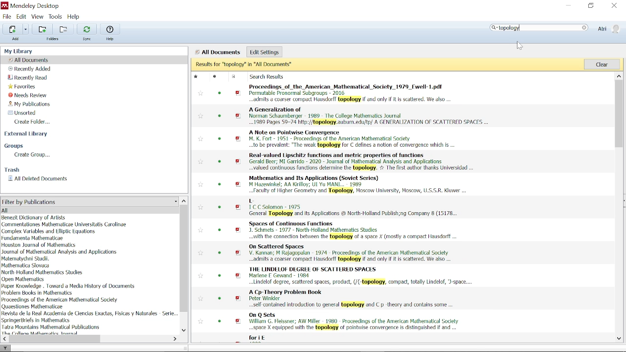  I want to click on Minimize, so click(568, 6).